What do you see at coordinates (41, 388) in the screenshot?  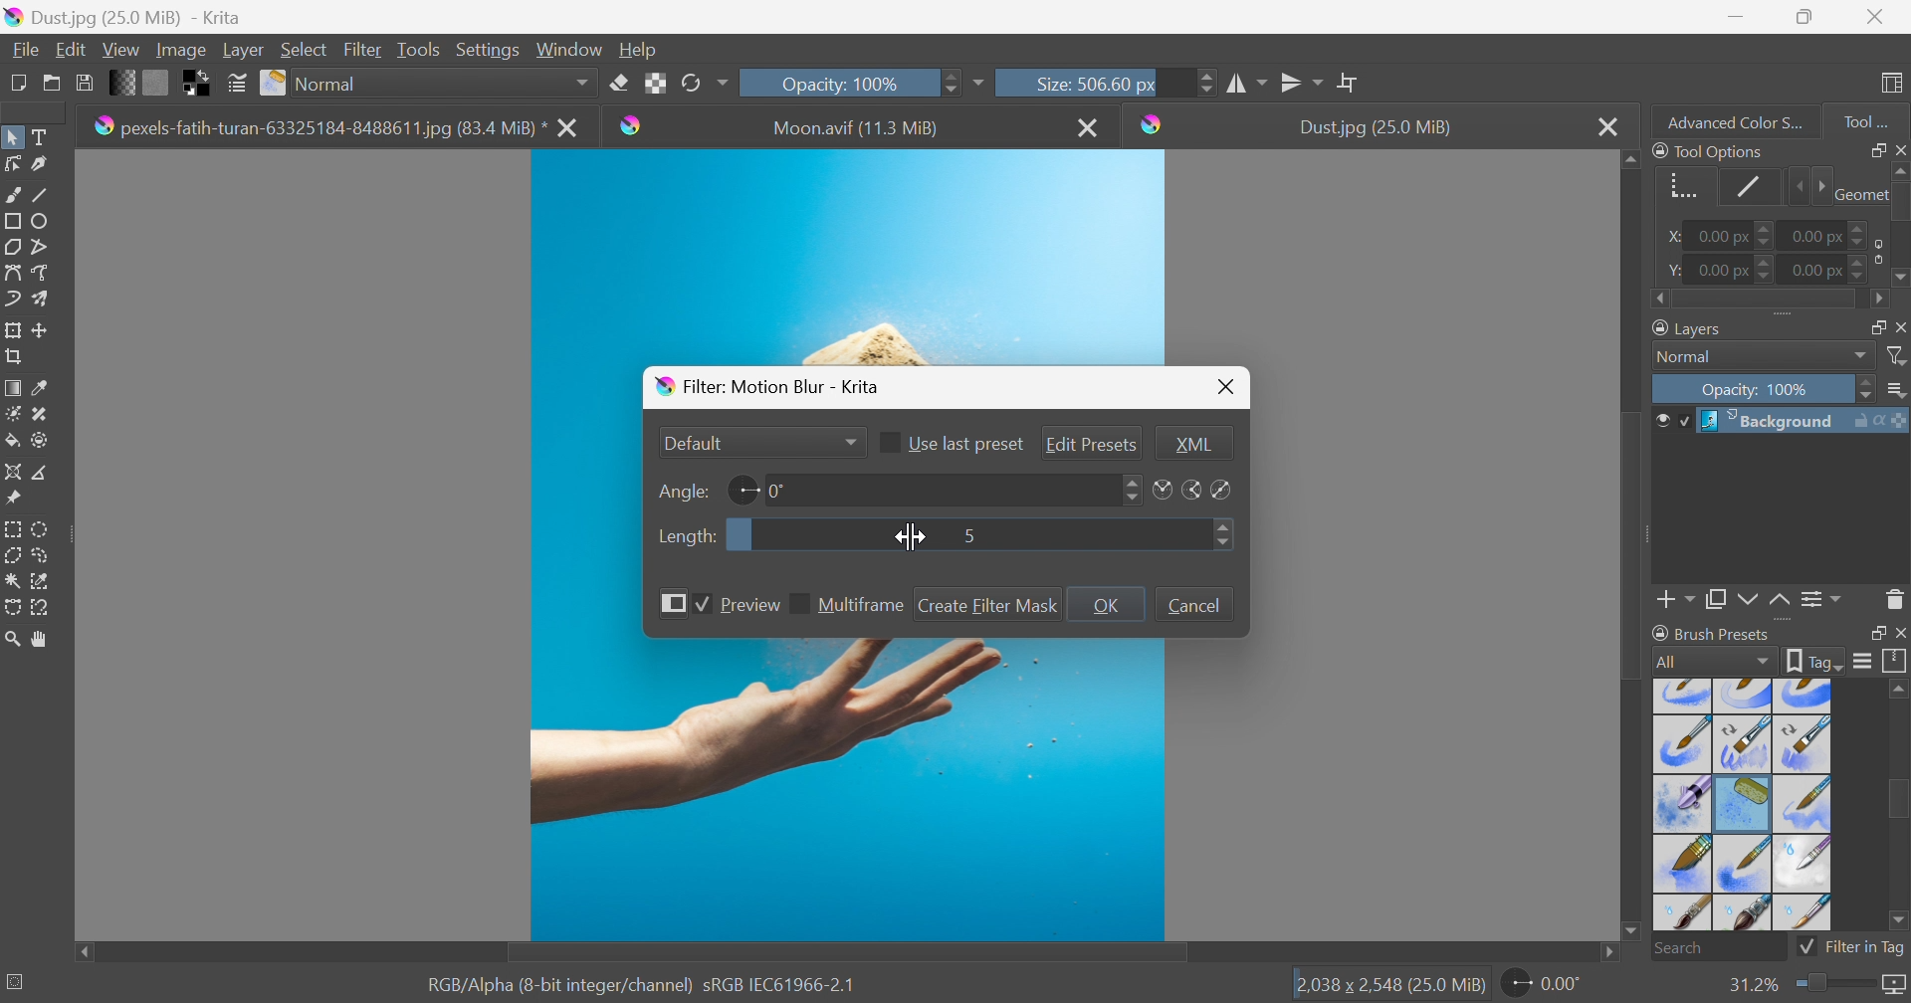 I see `Sample a color from an image or current layer` at bounding box center [41, 388].